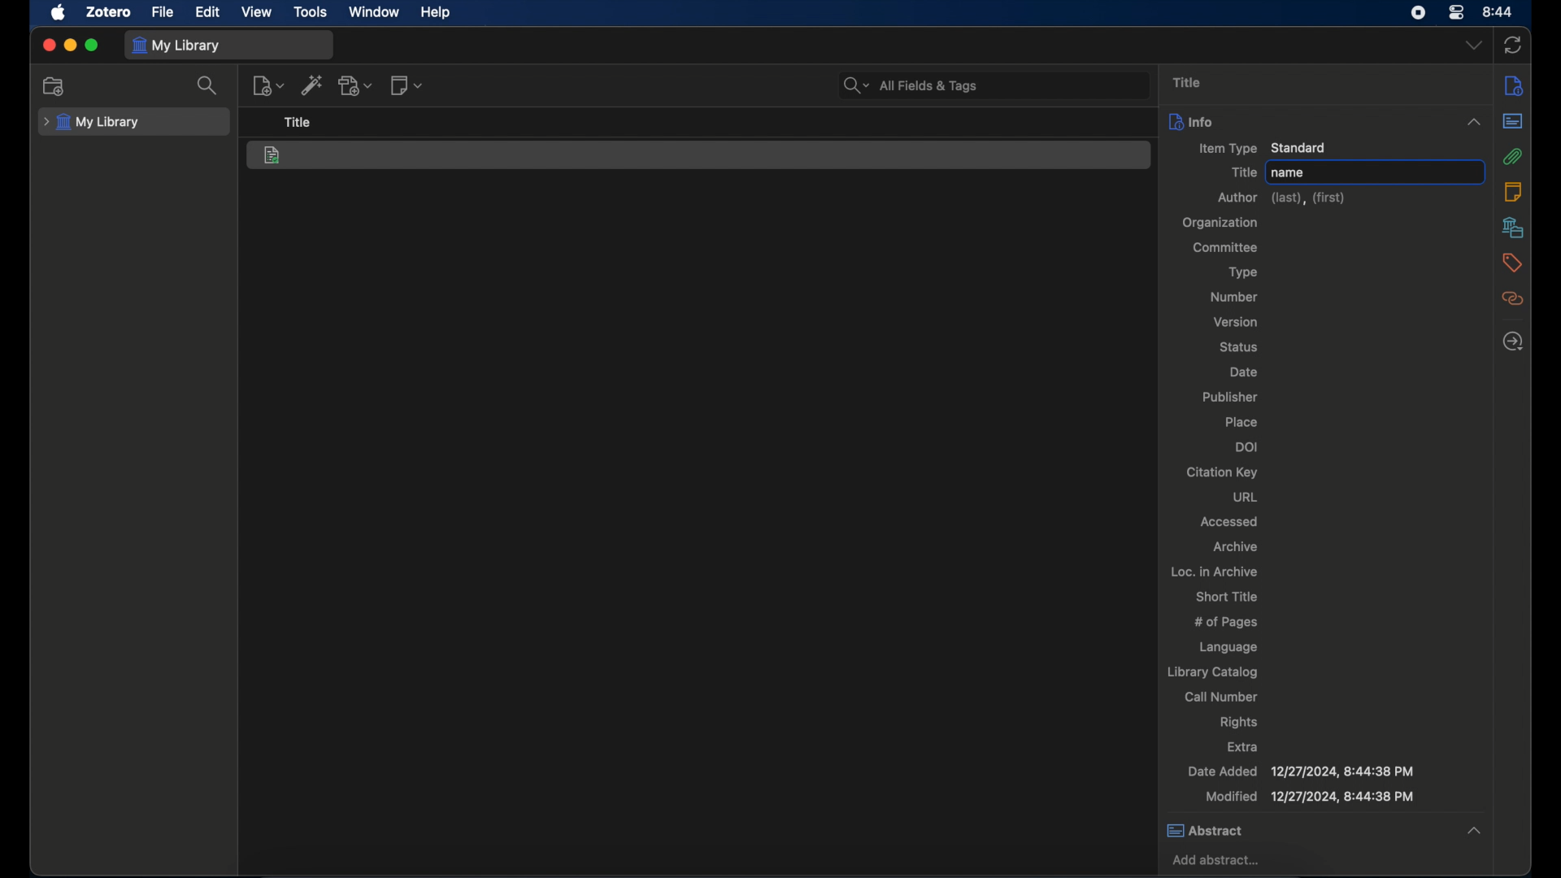  What do you see at coordinates (1513, 299) in the screenshot?
I see `related` at bounding box center [1513, 299].